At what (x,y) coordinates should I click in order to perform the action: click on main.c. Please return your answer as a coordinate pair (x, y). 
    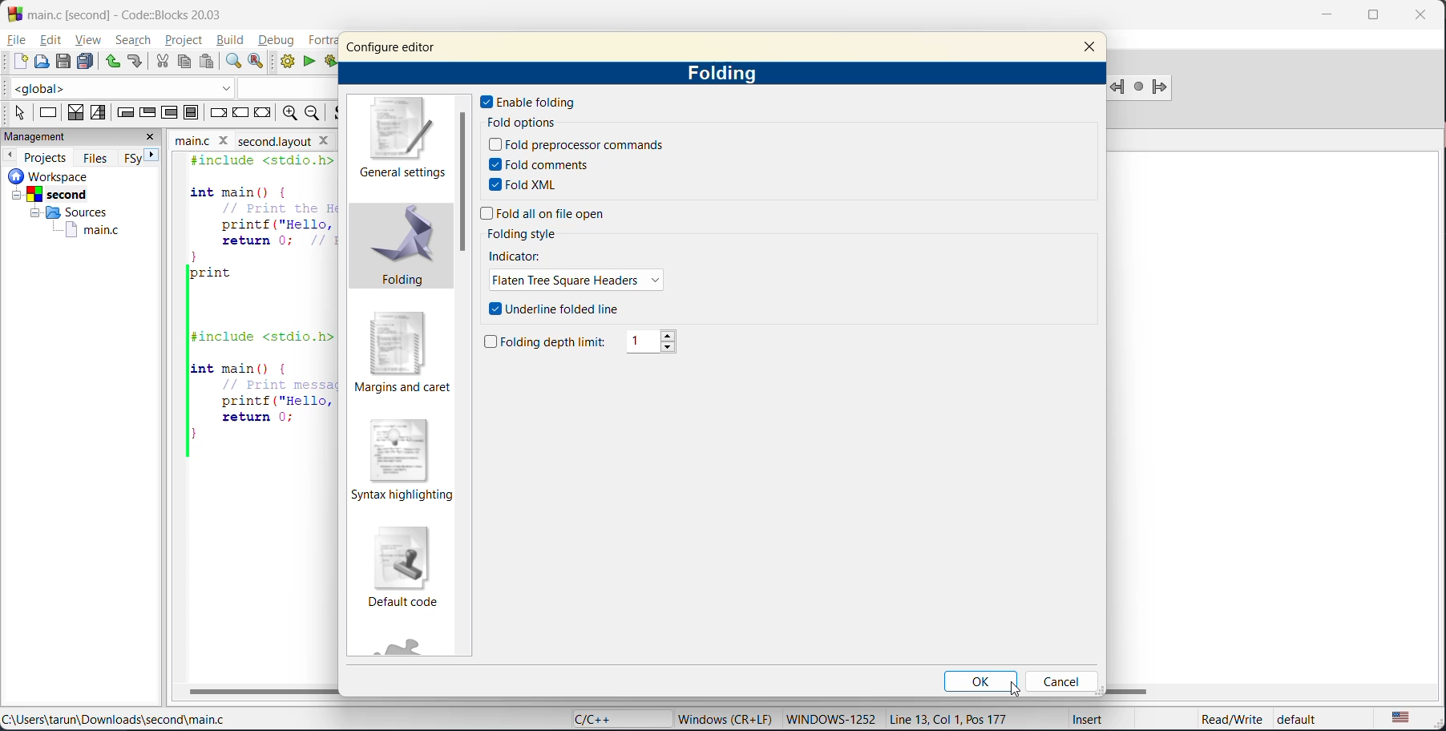
    Looking at the image, I should click on (83, 230).